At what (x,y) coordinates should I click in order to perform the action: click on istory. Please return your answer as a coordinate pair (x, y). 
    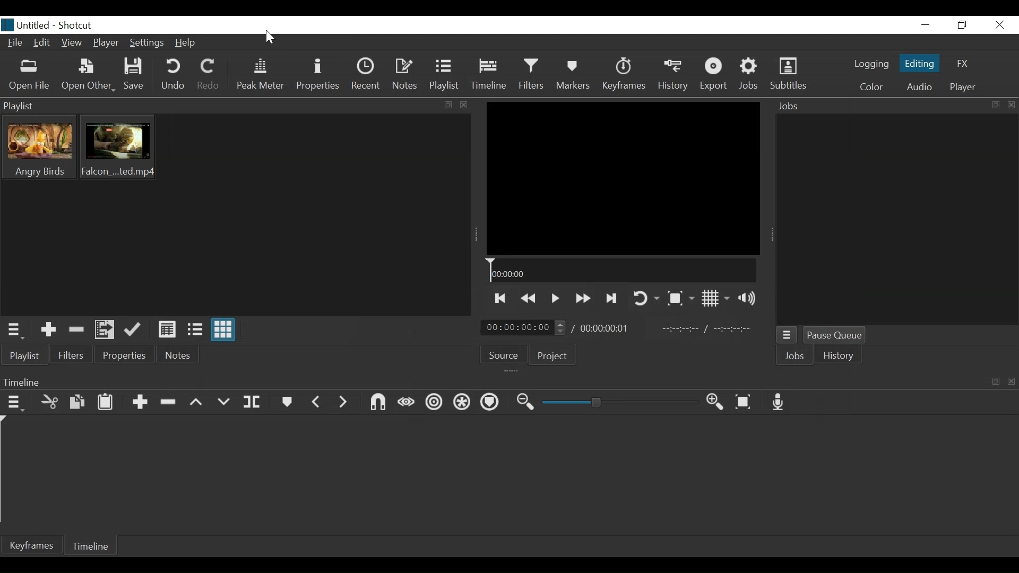
    Looking at the image, I should click on (841, 355).